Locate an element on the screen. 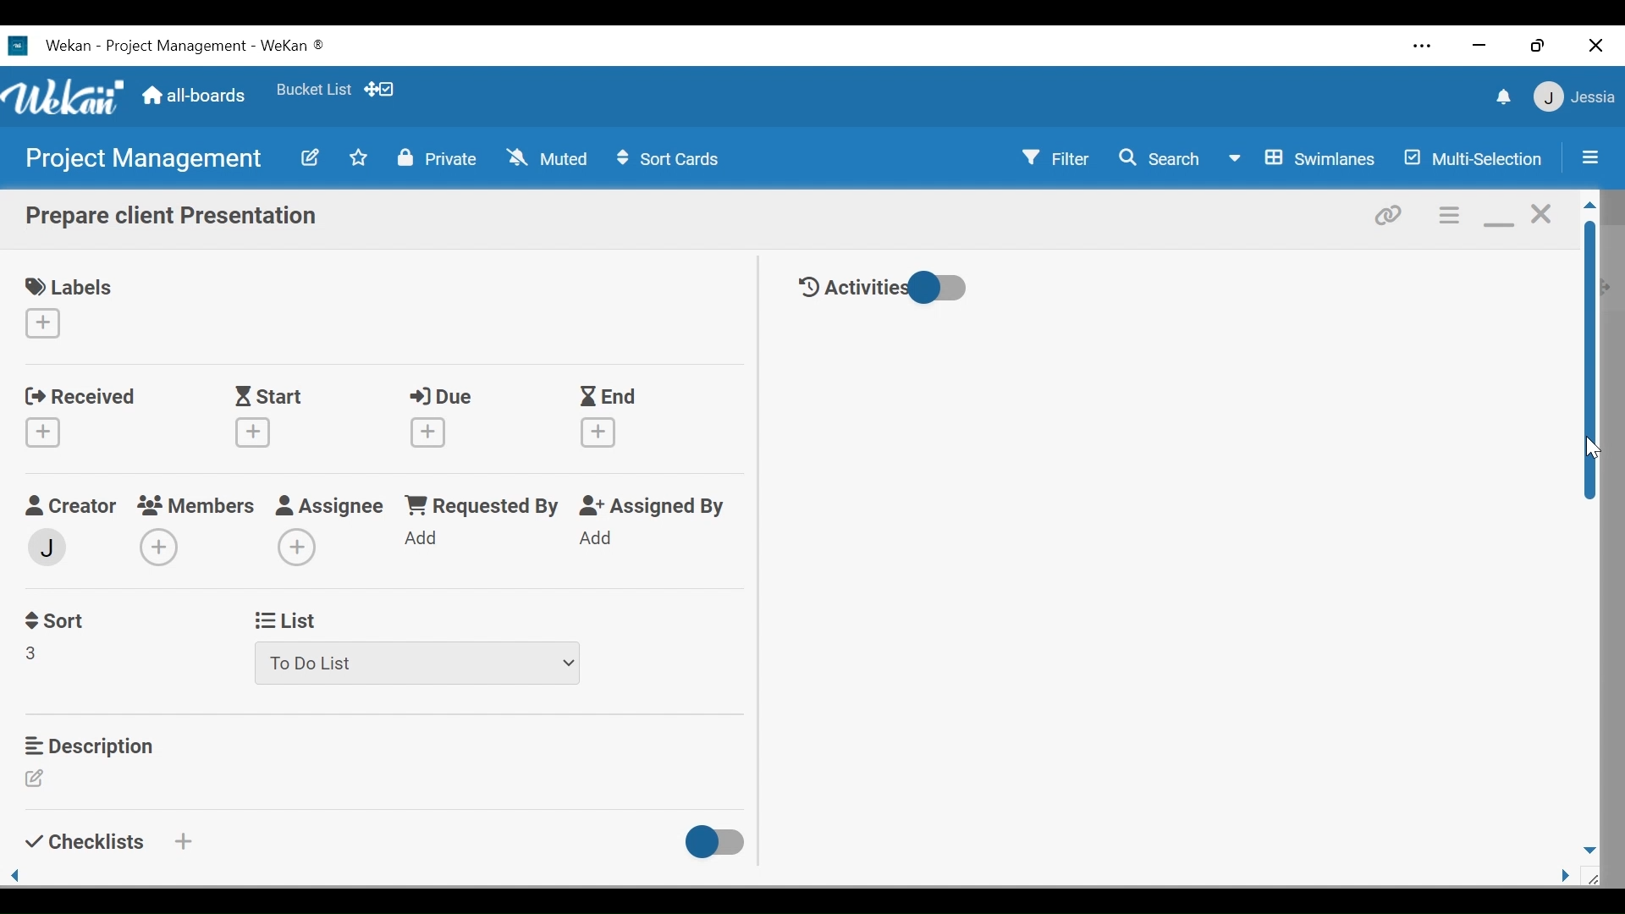 This screenshot has height=914, width=1625. Assigned By is located at coordinates (649, 506).